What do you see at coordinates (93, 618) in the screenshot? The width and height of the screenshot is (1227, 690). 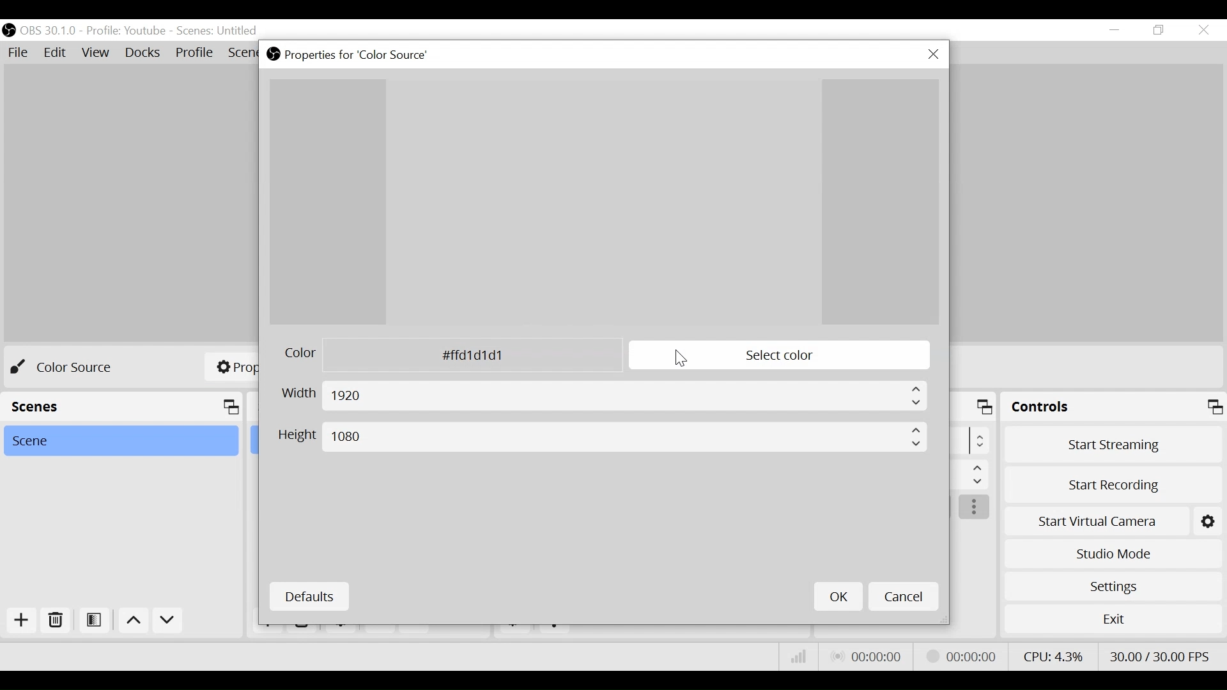 I see `Open Scene Filter` at bounding box center [93, 618].